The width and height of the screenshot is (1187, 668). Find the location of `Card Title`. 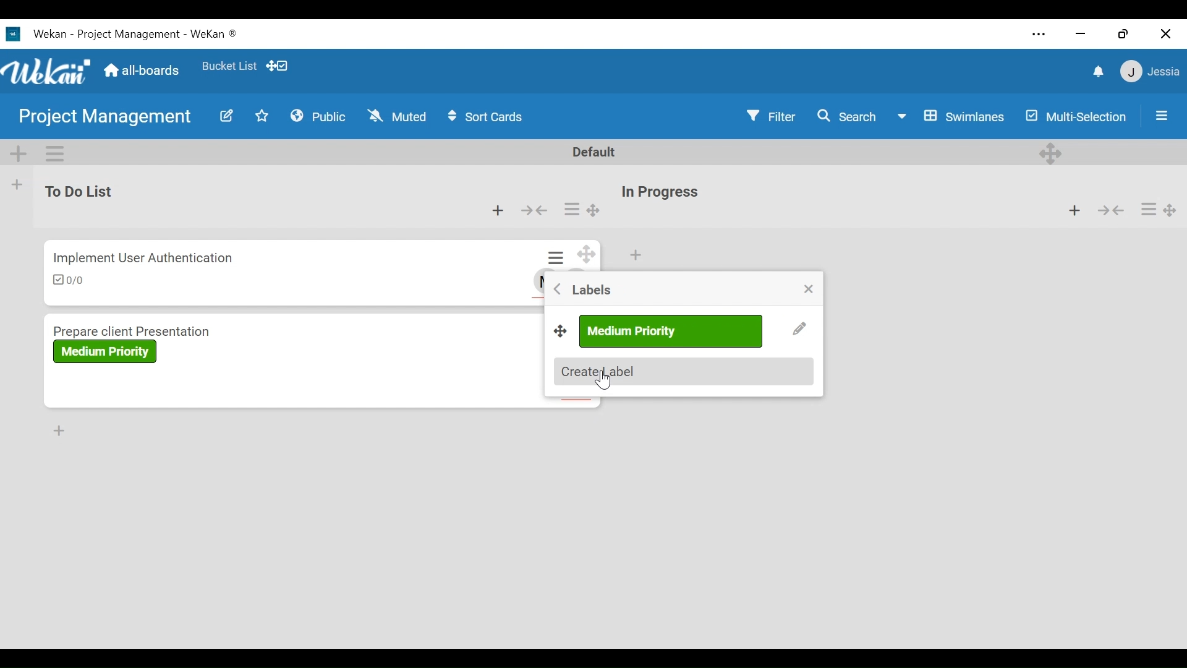

Card Title is located at coordinates (137, 328).